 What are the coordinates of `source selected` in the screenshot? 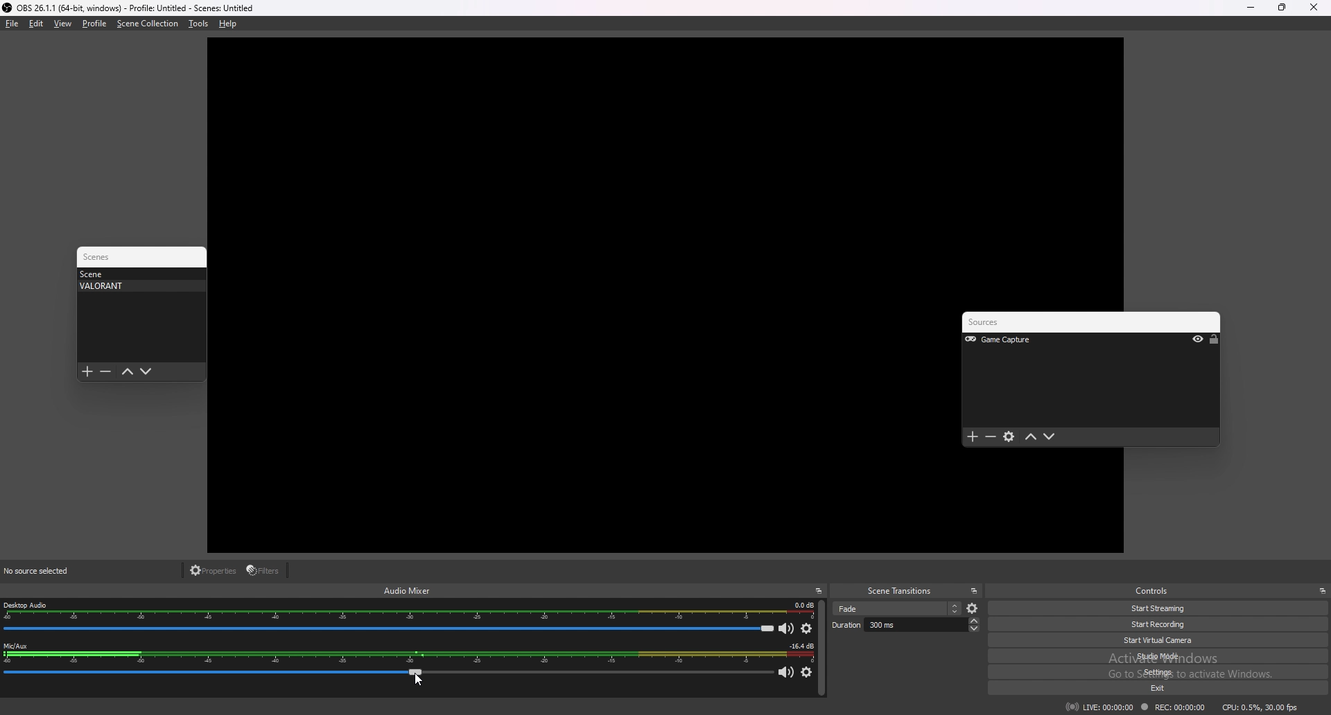 It's located at (46, 571).